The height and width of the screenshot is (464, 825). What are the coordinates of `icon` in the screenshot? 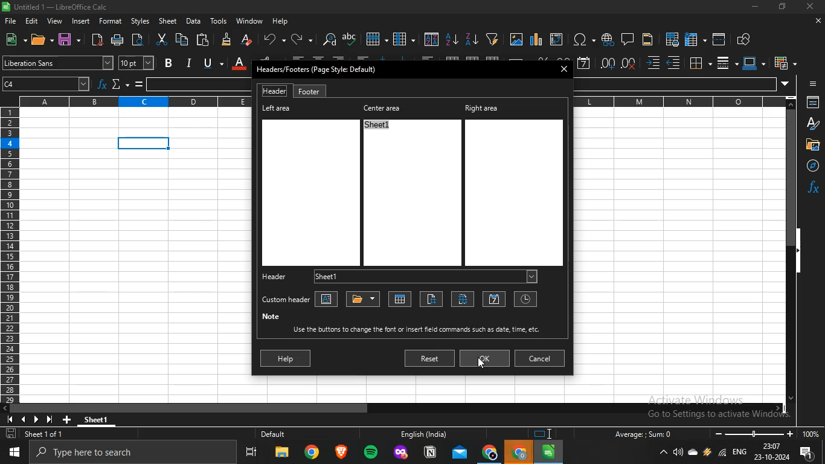 It's located at (545, 434).